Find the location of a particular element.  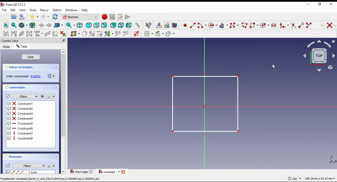

show hide internal geometry is located at coordinates (21, 34).